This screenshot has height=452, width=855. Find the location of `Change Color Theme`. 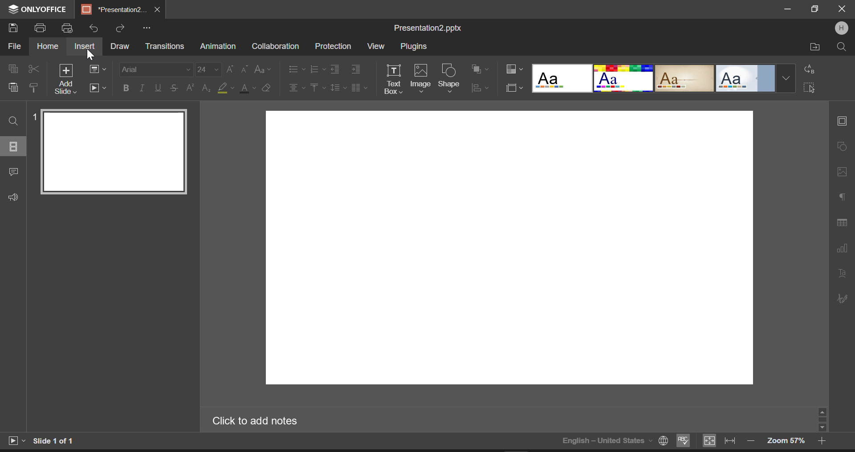

Change Color Theme is located at coordinates (513, 69).